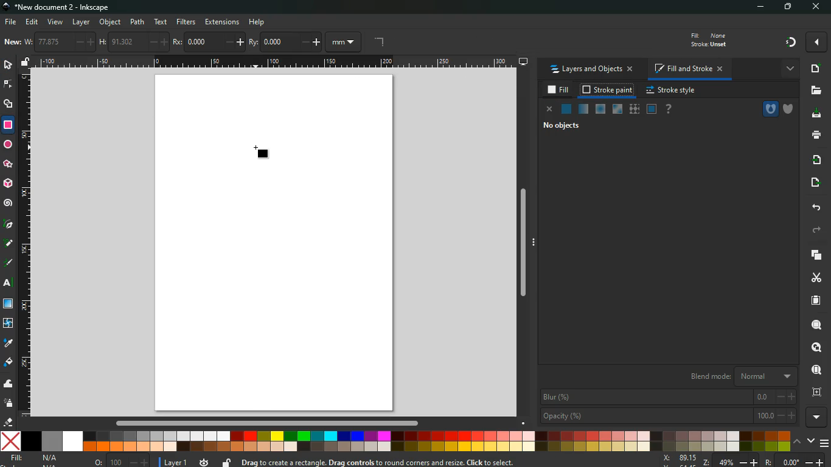  Describe the element at coordinates (203, 462) in the screenshot. I see `time` at that location.